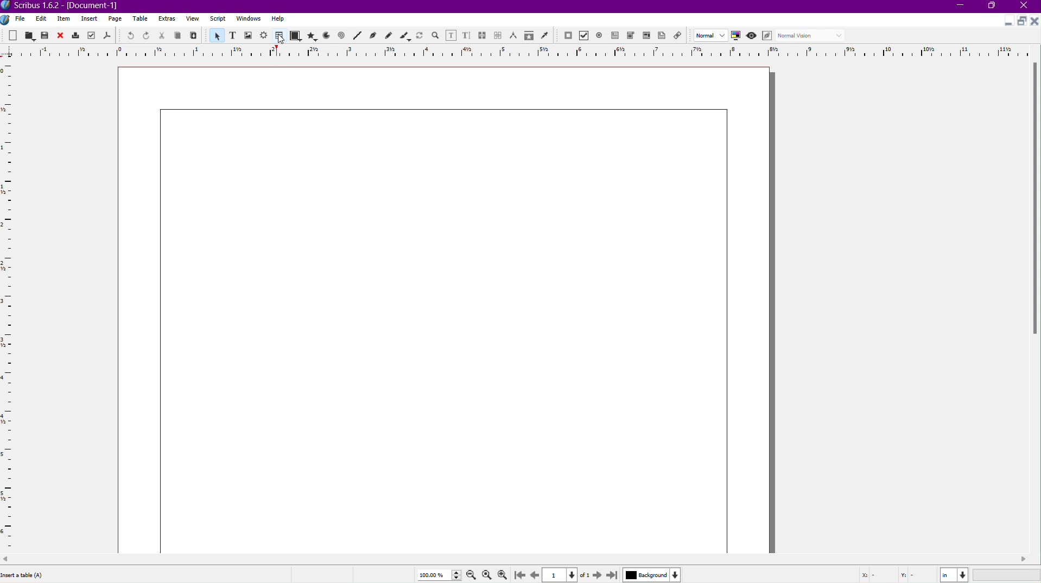 This screenshot has width=1041, height=583. Describe the element at coordinates (534, 573) in the screenshot. I see `Go to Previous Page` at that location.